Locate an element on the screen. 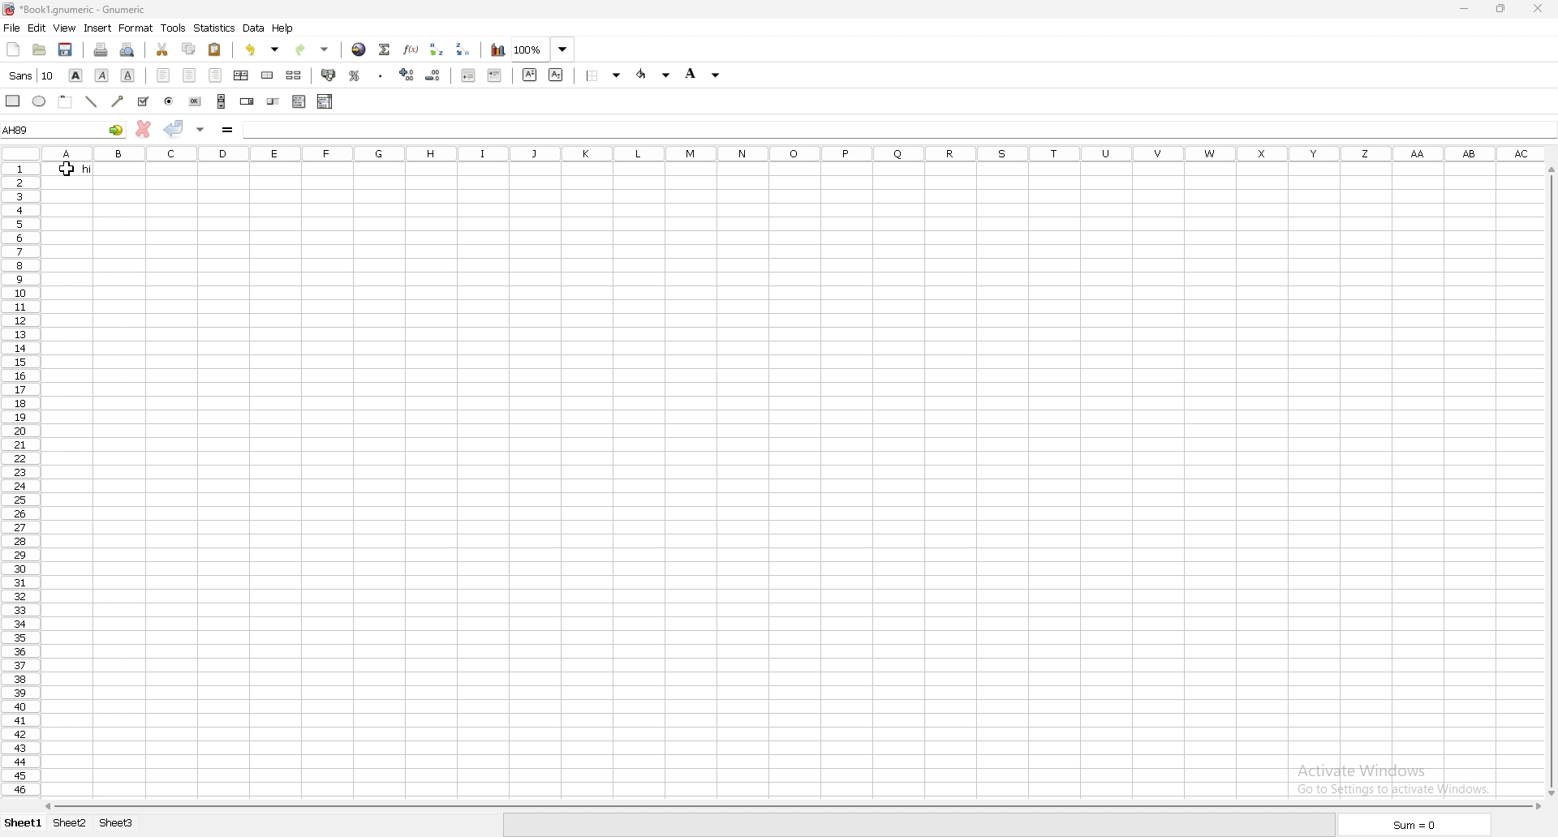 The width and height of the screenshot is (1558, 837). cancel changes is located at coordinates (143, 129).